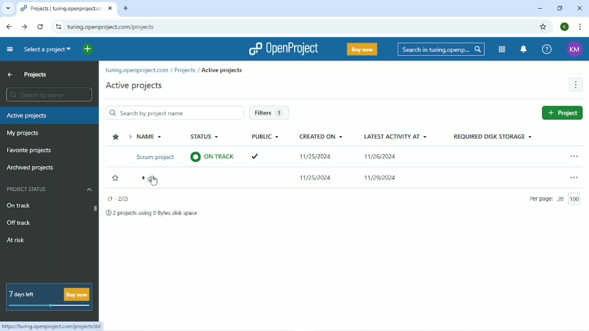 The width and height of the screenshot is (589, 331). What do you see at coordinates (18, 223) in the screenshot?
I see `Off track` at bounding box center [18, 223].